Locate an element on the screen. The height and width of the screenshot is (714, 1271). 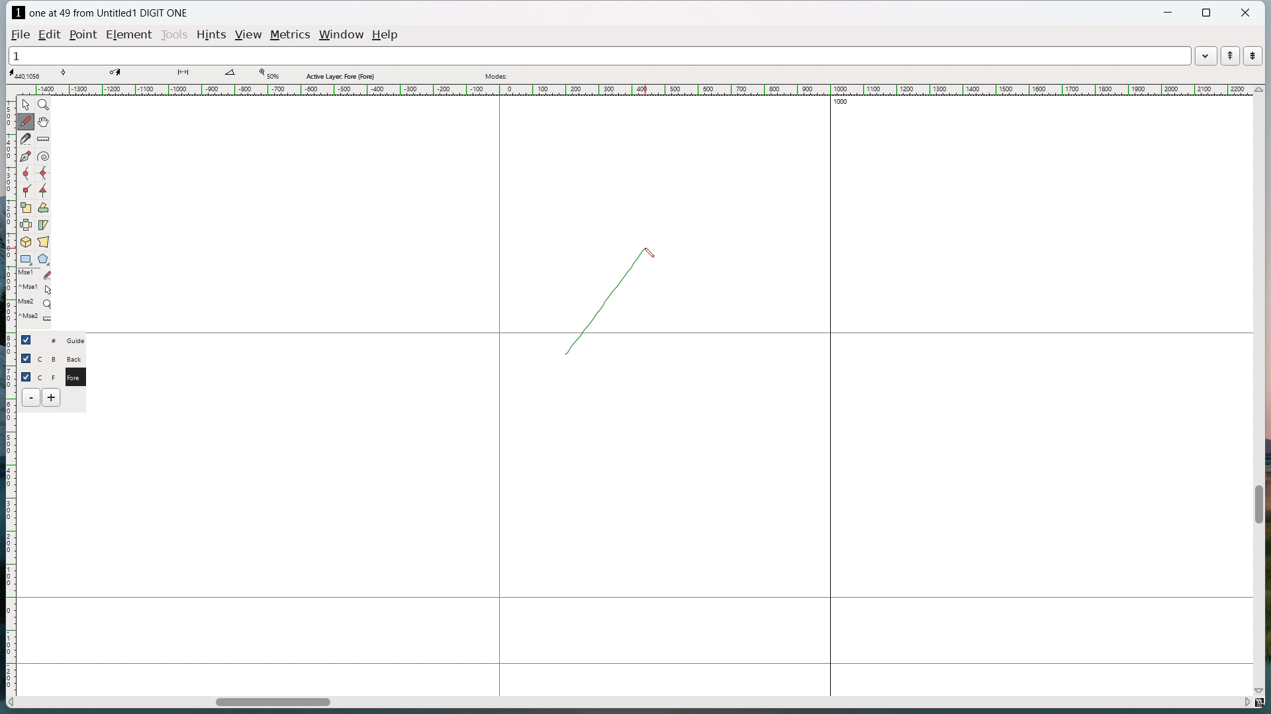
scroll by hand is located at coordinates (45, 121).